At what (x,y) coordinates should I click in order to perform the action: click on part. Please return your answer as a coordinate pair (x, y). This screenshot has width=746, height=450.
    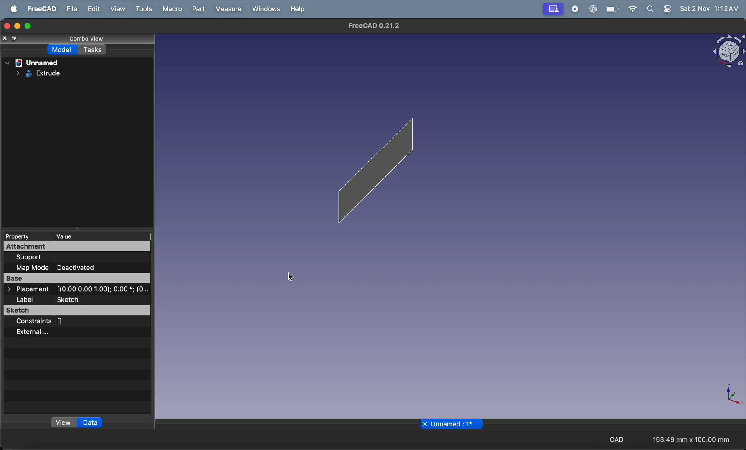
    Looking at the image, I should click on (198, 10).